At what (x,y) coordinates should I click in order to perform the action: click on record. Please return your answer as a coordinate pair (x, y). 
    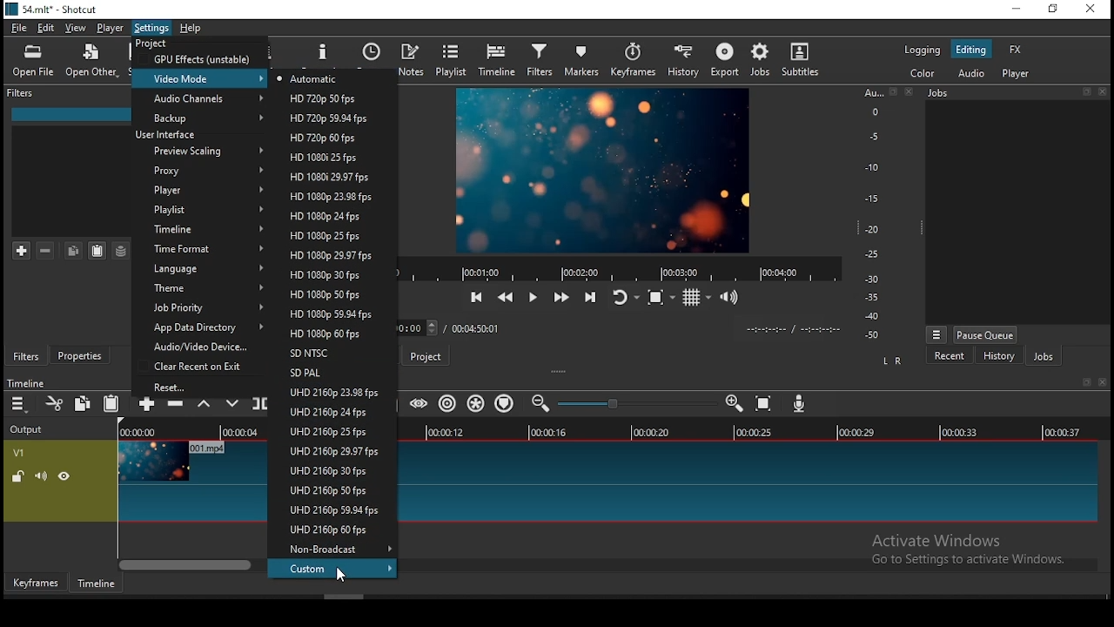
    Looking at the image, I should click on (614, 270).